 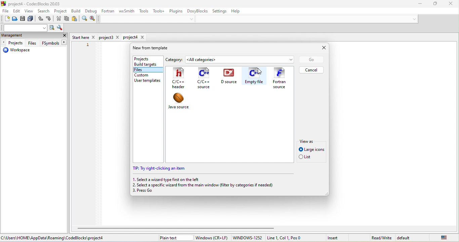 What do you see at coordinates (149, 80) in the screenshot?
I see `user templates` at bounding box center [149, 80].